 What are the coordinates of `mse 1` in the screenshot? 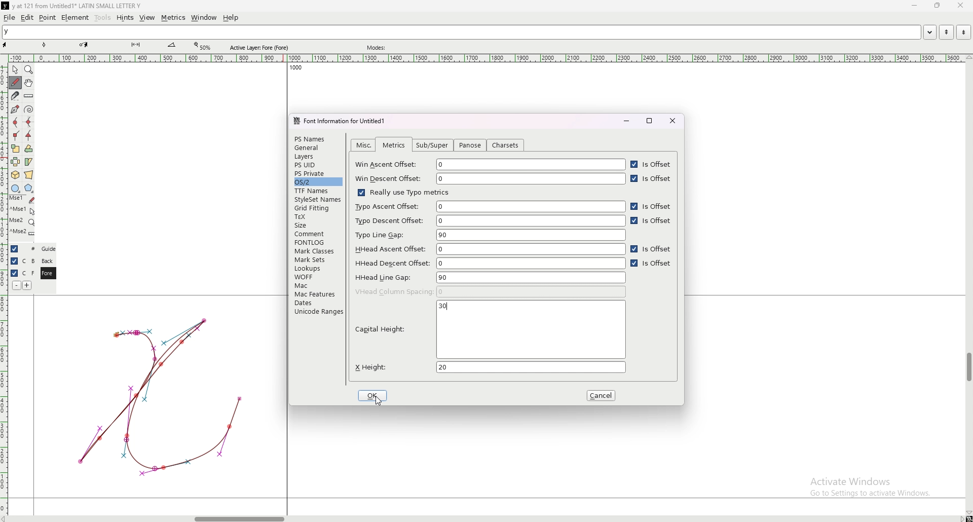 It's located at (22, 210).